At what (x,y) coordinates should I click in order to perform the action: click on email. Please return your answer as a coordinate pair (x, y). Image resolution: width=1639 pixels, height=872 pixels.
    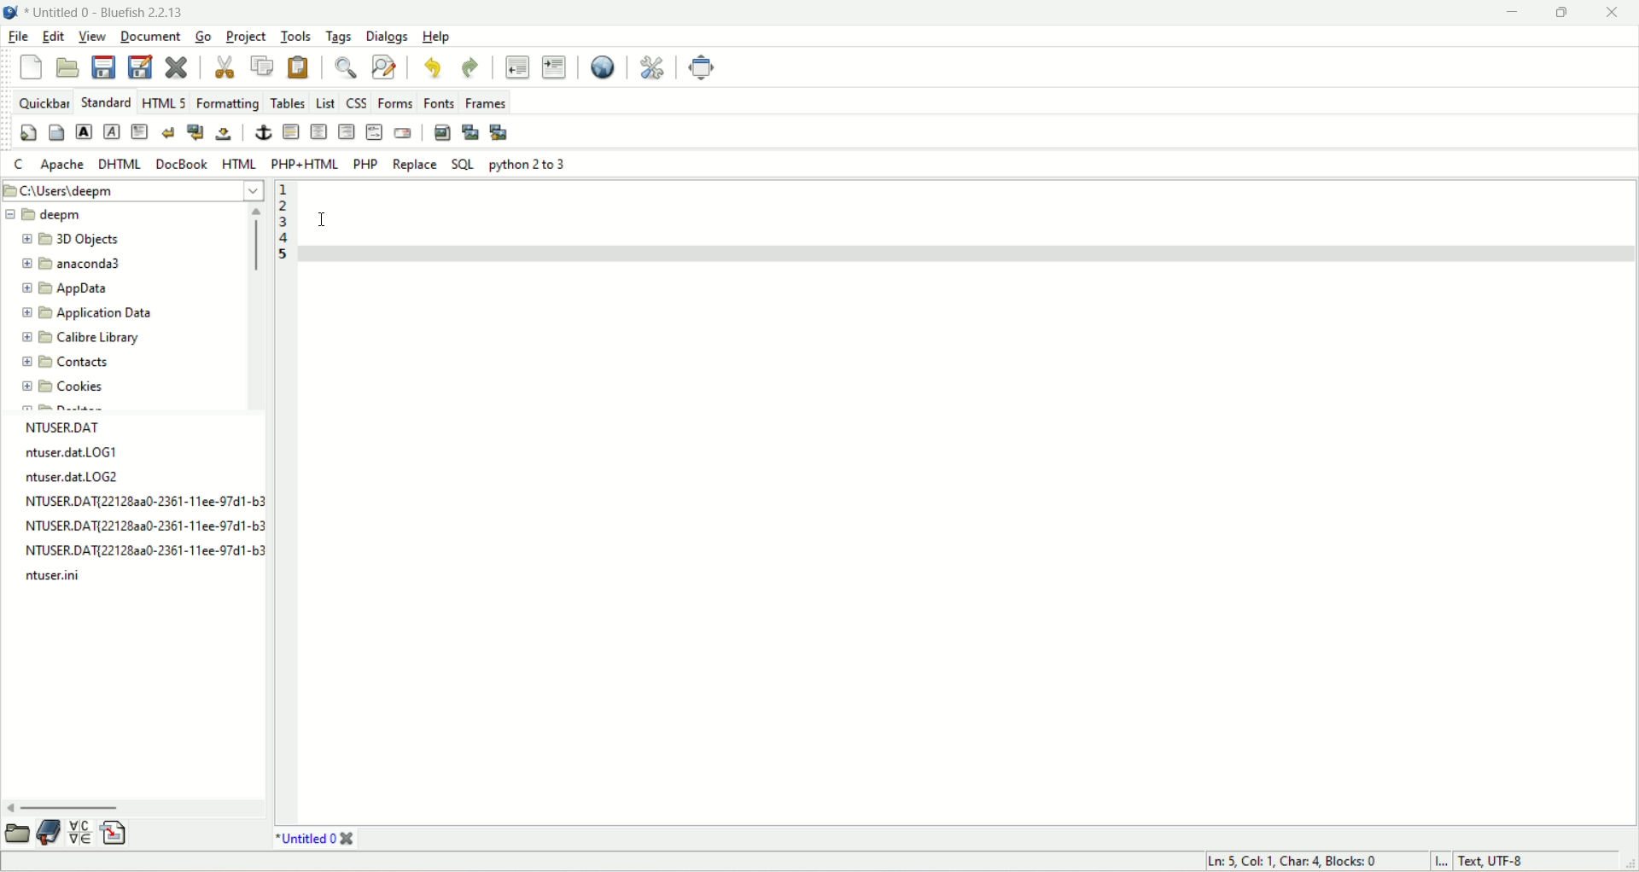
    Looking at the image, I should click on (401, 133).